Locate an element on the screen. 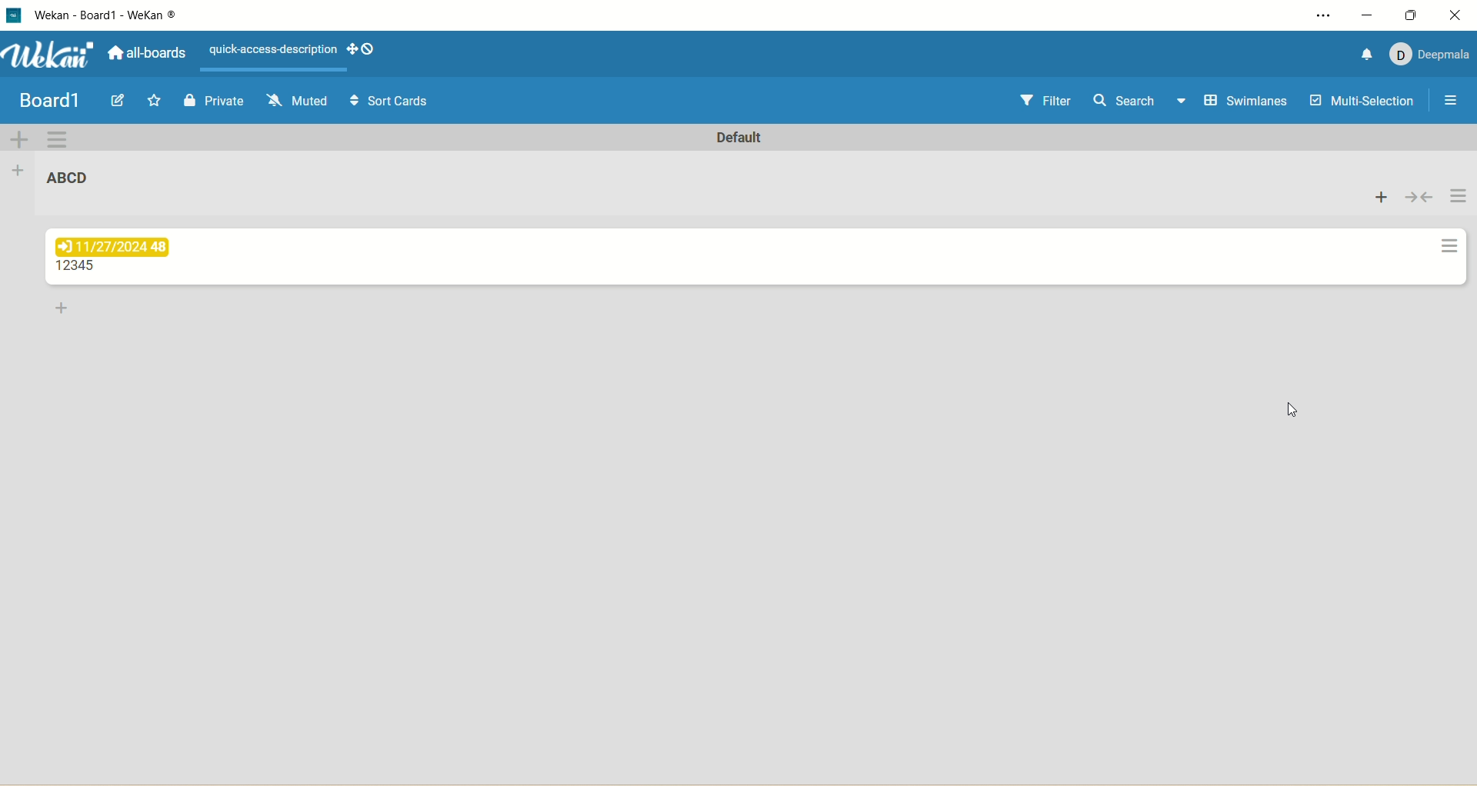  swimlane action is located at coordinates (58, 140).